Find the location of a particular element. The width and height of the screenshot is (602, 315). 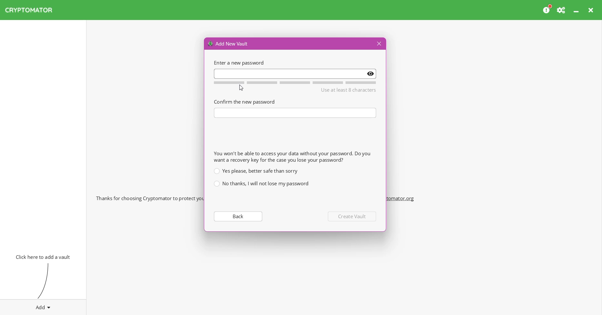

You won't be able to access your data without your password. Do want a recovery key for the case you lose your password is located at coordinates (292, 157).